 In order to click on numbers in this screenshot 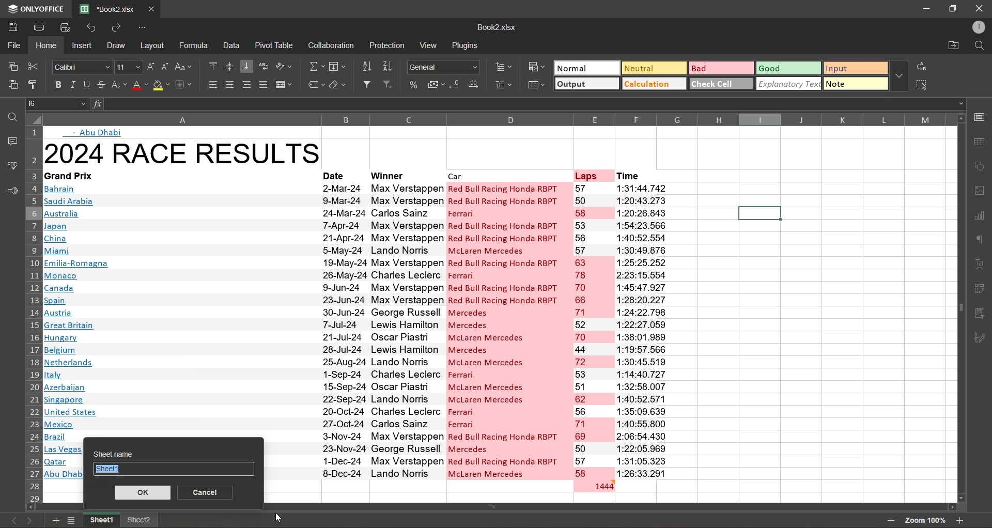, I will do `click(593, 330)`.